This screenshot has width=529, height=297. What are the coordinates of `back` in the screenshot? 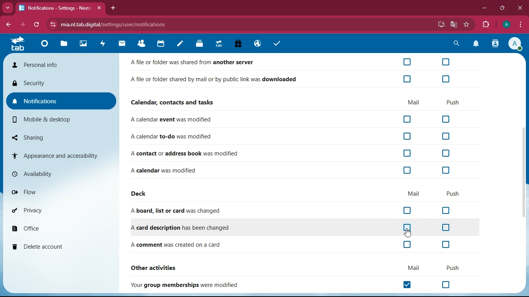 It's located at (7, 24).